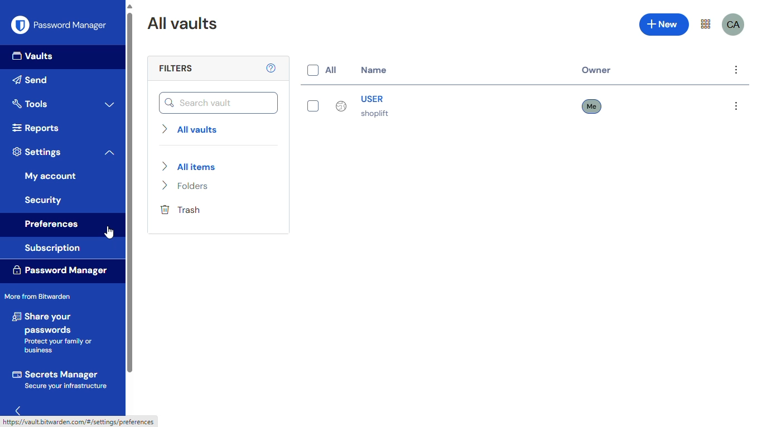  What do you see at coordinates (272, 67) in the screenshot?
I see `learn more about searching your vault` at bounding box center [272, 67].